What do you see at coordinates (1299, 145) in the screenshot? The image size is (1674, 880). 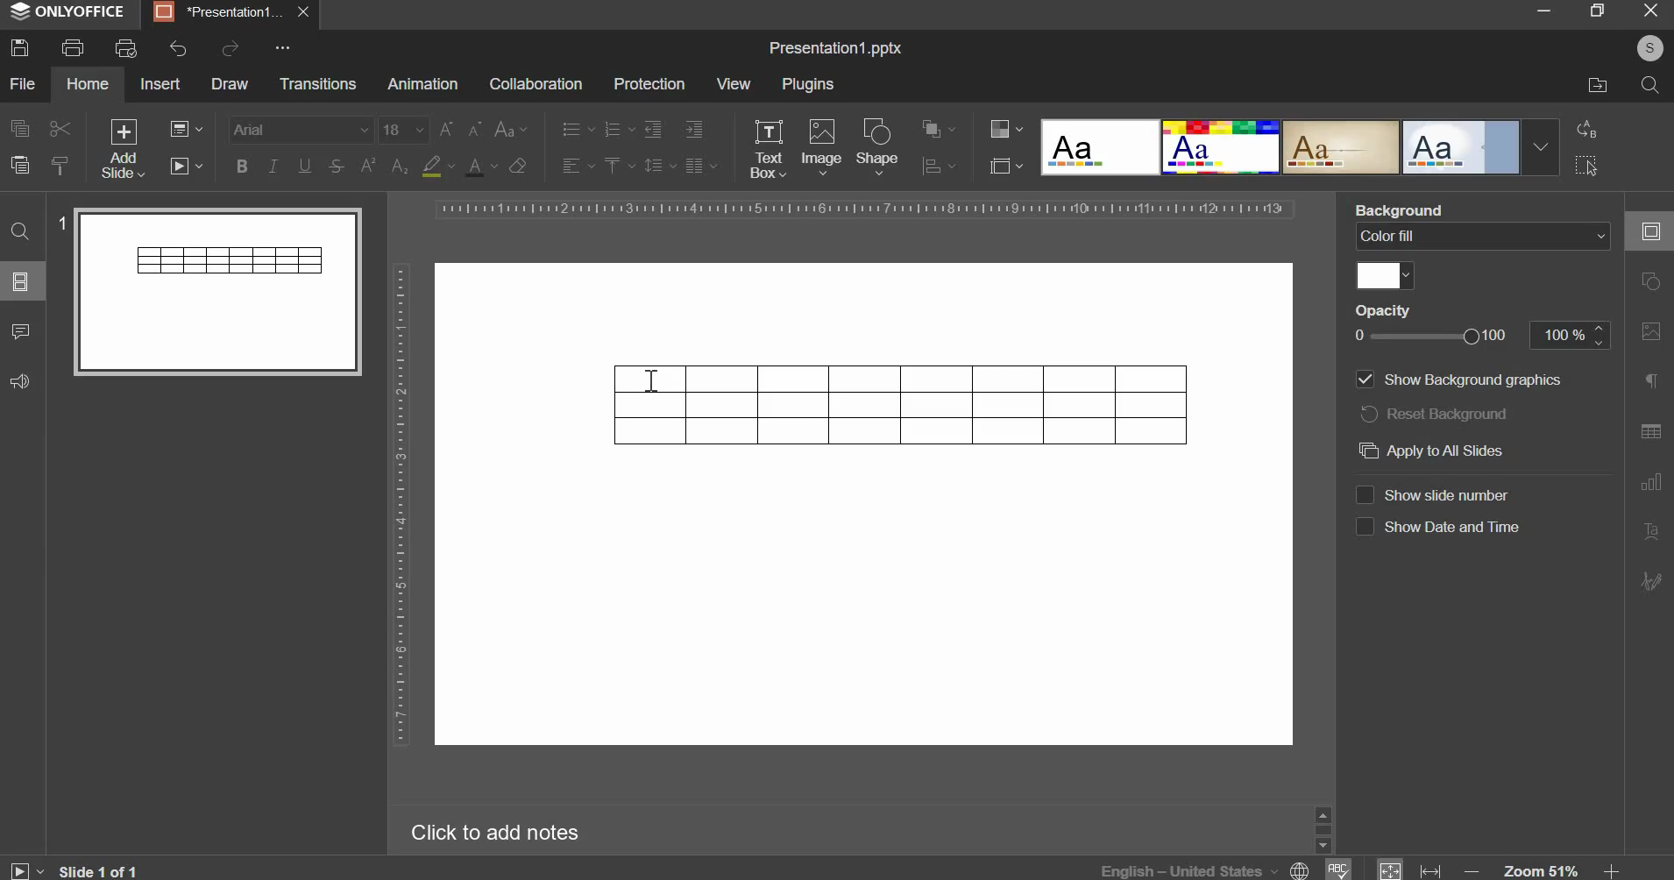 I see `design` at bounding box center [1299, 145].